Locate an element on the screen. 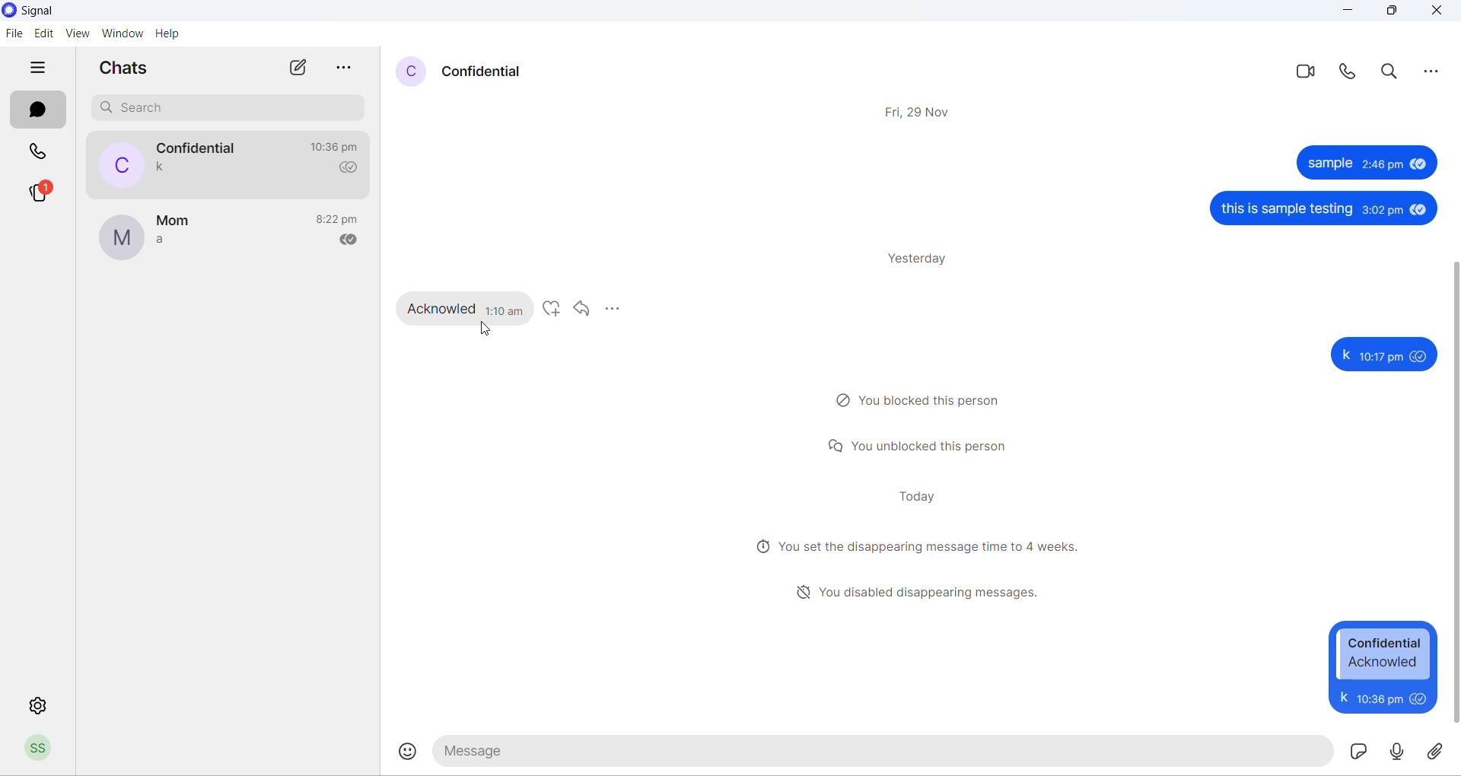 This screenshot has height=776, width=1461. yesterday  is located at coordinates (923, 261).